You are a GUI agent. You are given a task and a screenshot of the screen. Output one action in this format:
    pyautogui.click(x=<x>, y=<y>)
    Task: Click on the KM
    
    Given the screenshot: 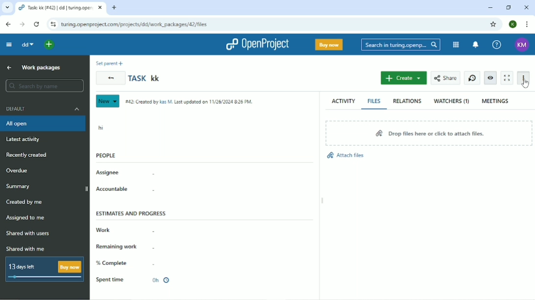 What is the action you would take?
    pyautogui.click(x=521, y=45)
    